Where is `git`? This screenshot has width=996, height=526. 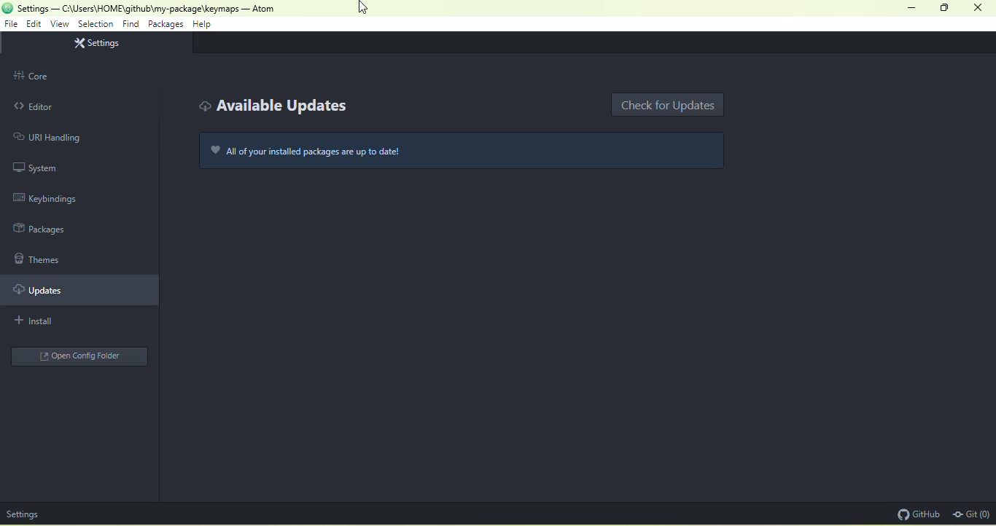
git is located at coordinates (971, 515).